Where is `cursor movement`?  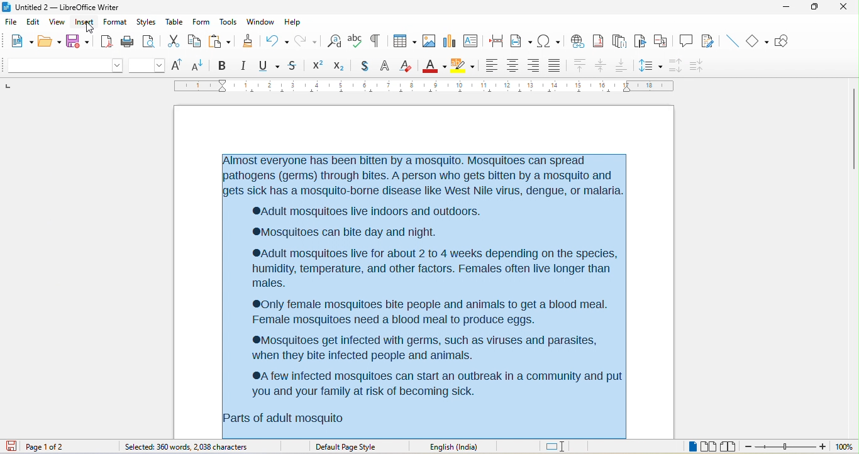
cursor movement is located at coordinates (89, 28).